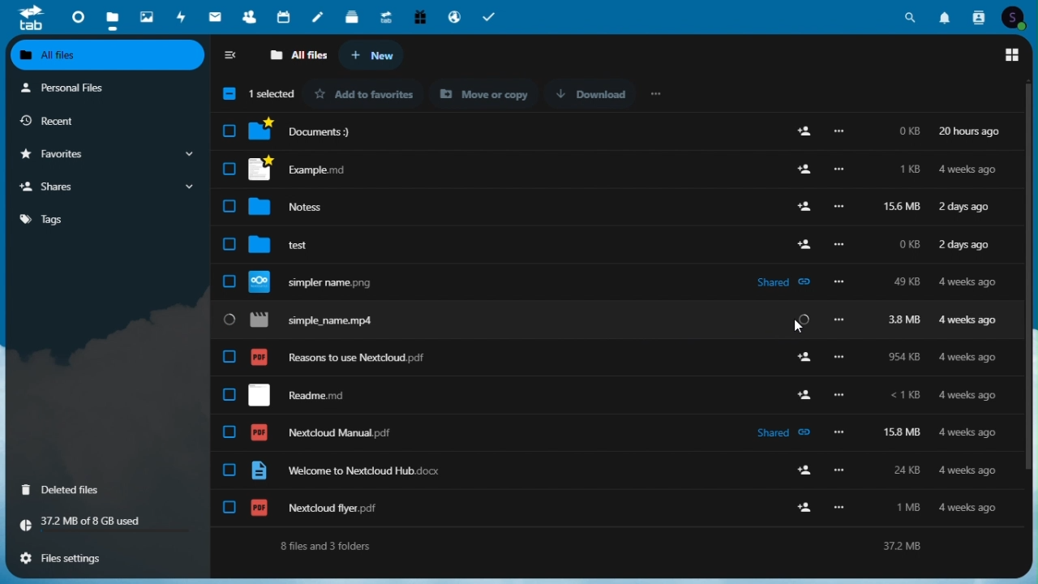  Describe the element at coordinates (1016, 18) in the screenshot. I see `Account icon` at that location.